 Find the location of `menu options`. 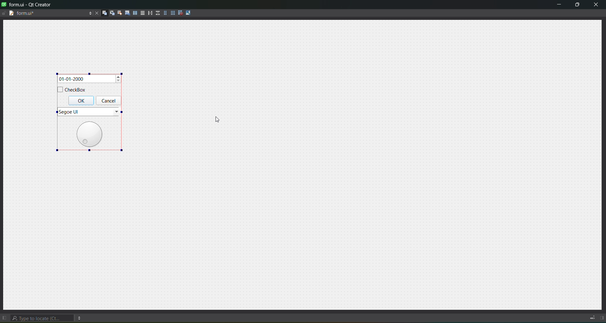

menu options is located at coordinates (81, 317).